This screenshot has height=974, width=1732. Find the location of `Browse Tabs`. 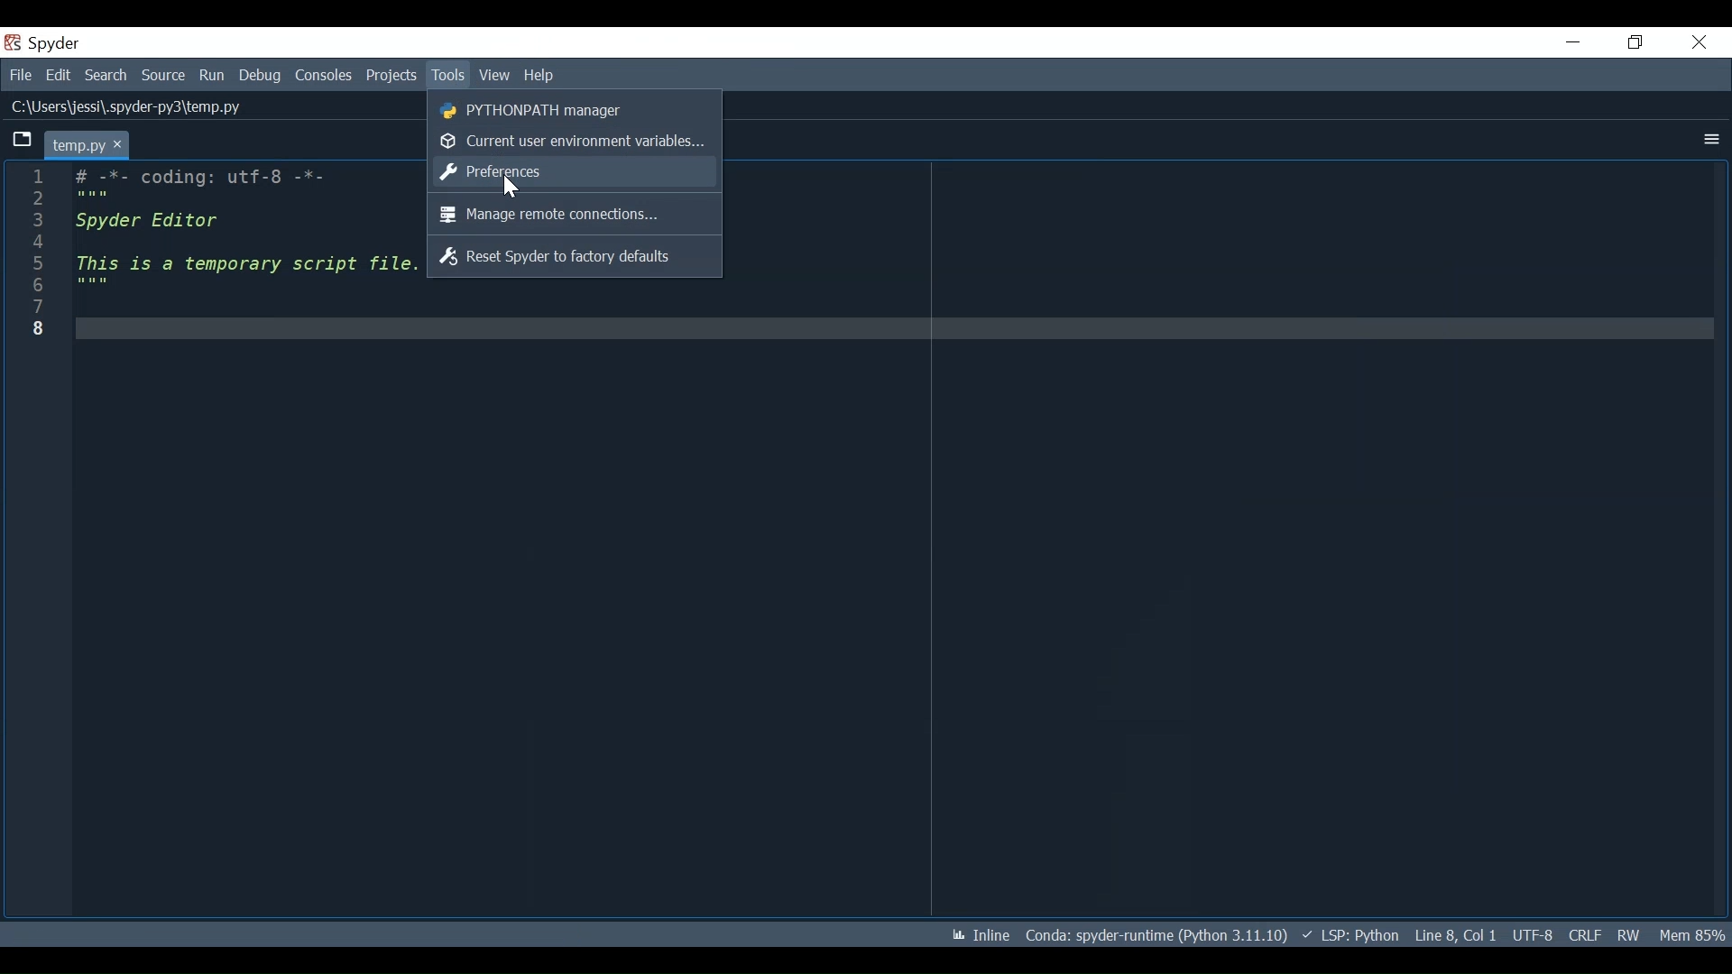

Browse Tabs is located at coordinates (17, 141).